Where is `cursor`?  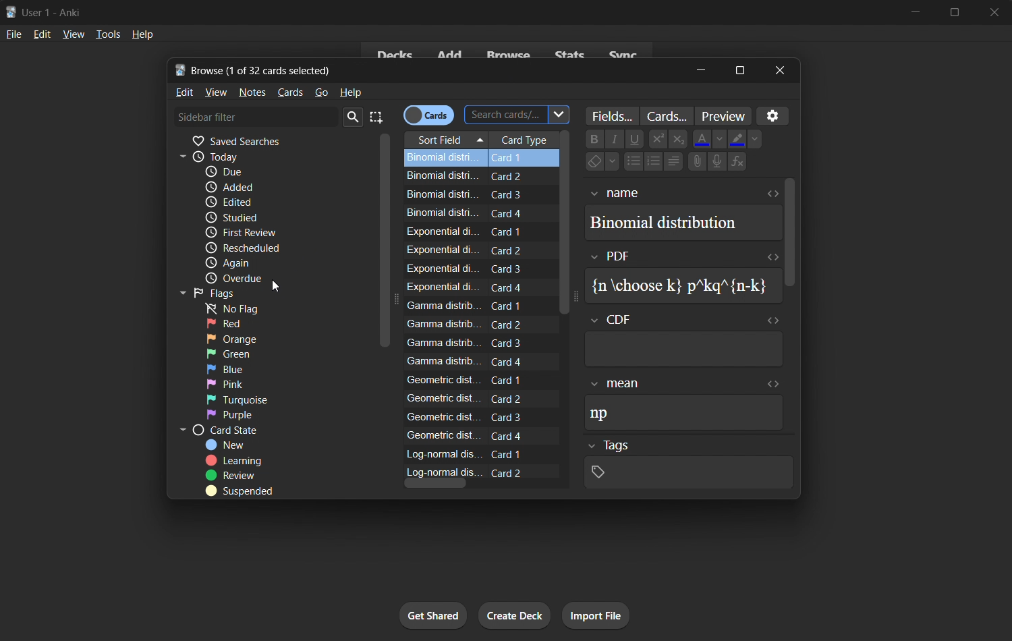 cursor is located at coordinates (271, 287).